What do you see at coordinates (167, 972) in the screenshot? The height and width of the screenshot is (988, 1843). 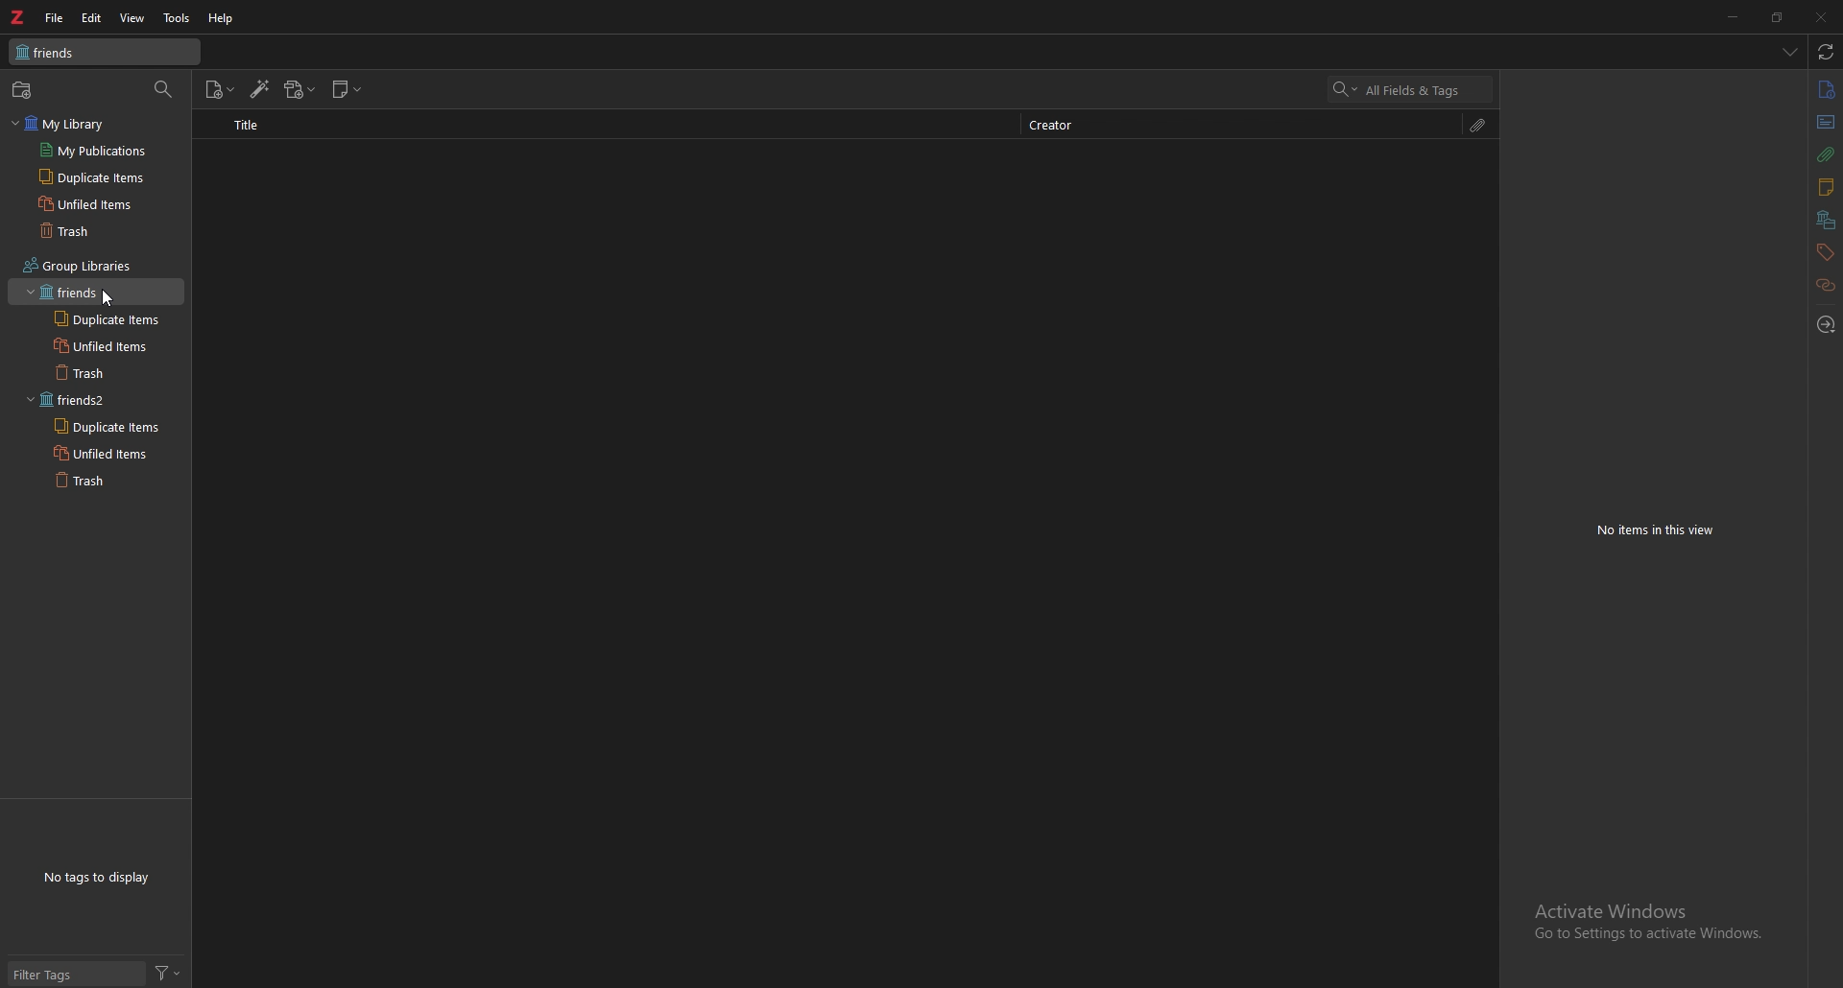 I see `filter` at bounding box center [167, 972].